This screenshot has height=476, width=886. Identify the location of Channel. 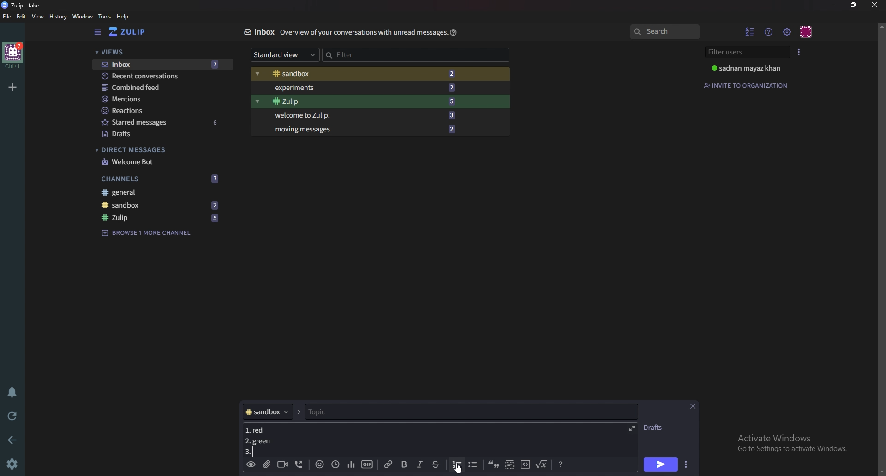
(267, 412).